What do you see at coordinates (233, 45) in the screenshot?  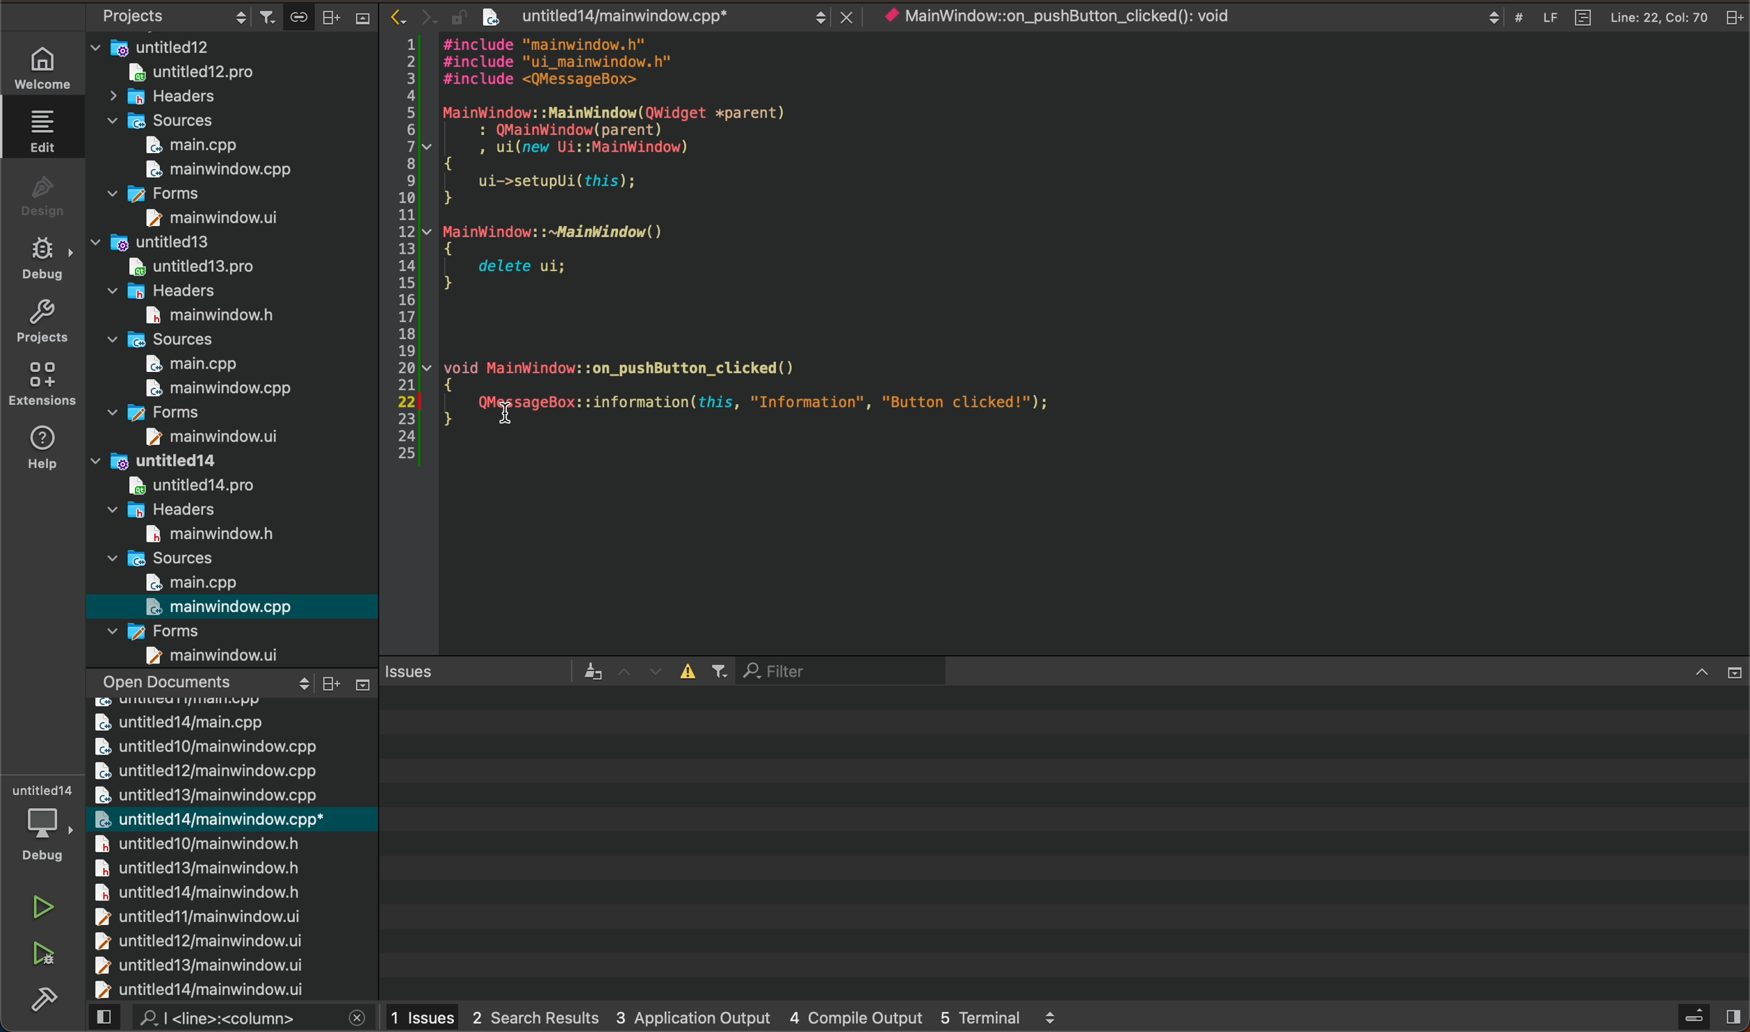 I see `untitled12` at bounding box center [233, 45].